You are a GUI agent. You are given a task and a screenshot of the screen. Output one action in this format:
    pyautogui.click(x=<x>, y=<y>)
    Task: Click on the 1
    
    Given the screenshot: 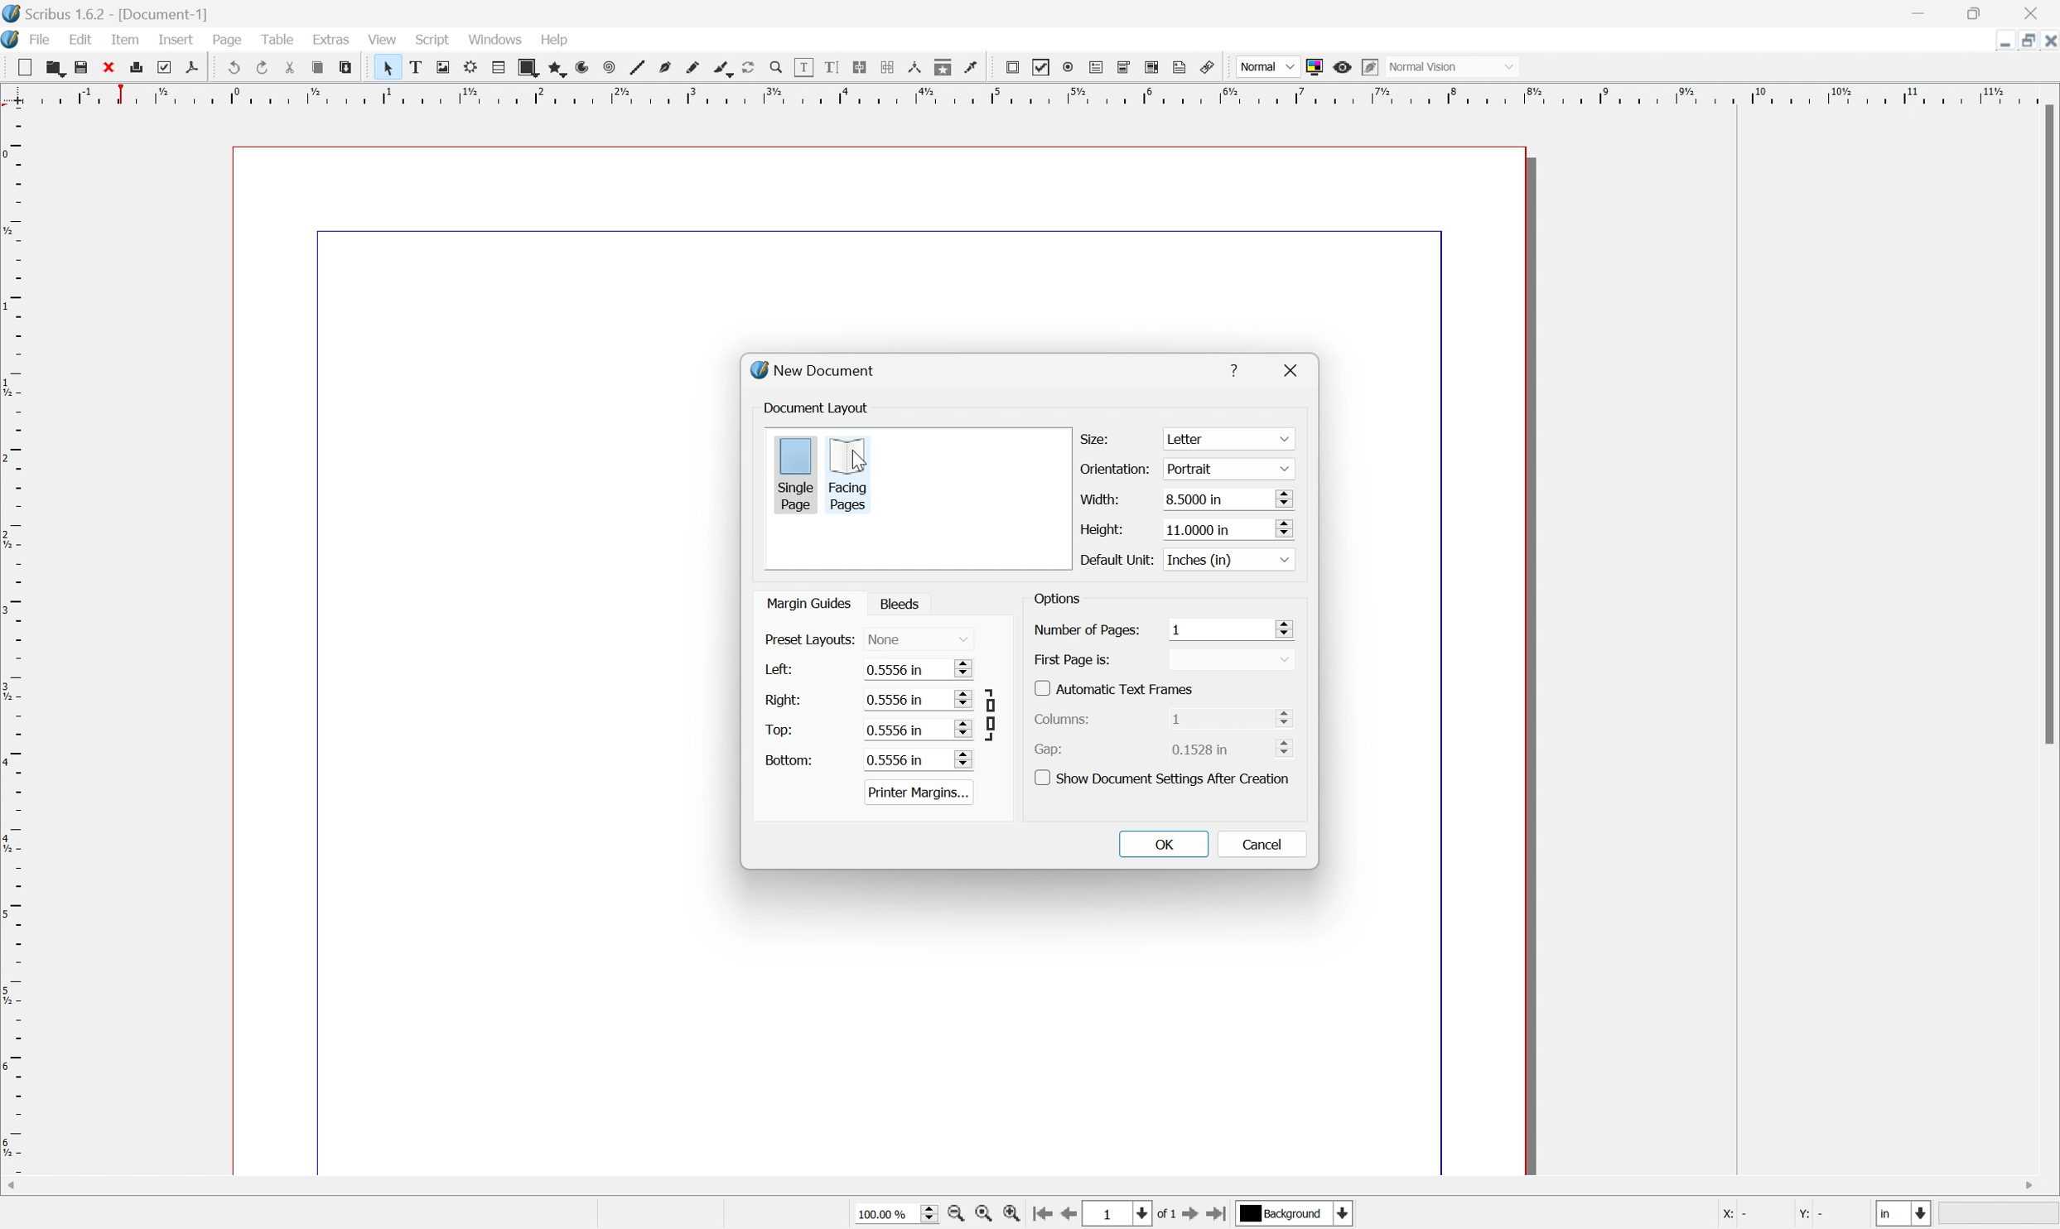 What is the action you would take?
    pyautogui.click(x=1119, y=1213)
    